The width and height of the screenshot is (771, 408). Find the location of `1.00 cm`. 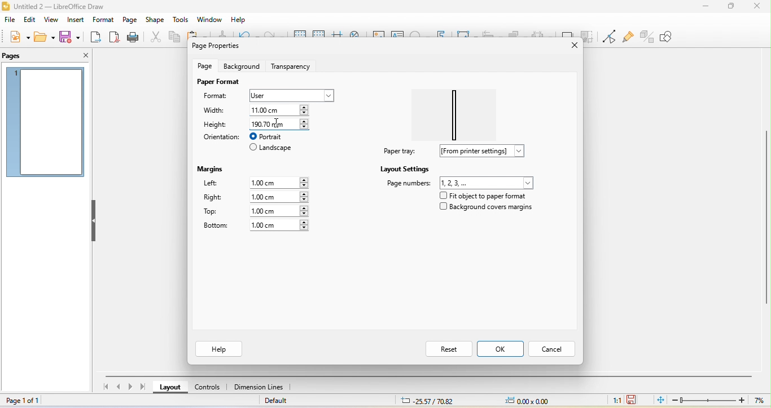

1.00 cm is located at coordinates (281, 181).